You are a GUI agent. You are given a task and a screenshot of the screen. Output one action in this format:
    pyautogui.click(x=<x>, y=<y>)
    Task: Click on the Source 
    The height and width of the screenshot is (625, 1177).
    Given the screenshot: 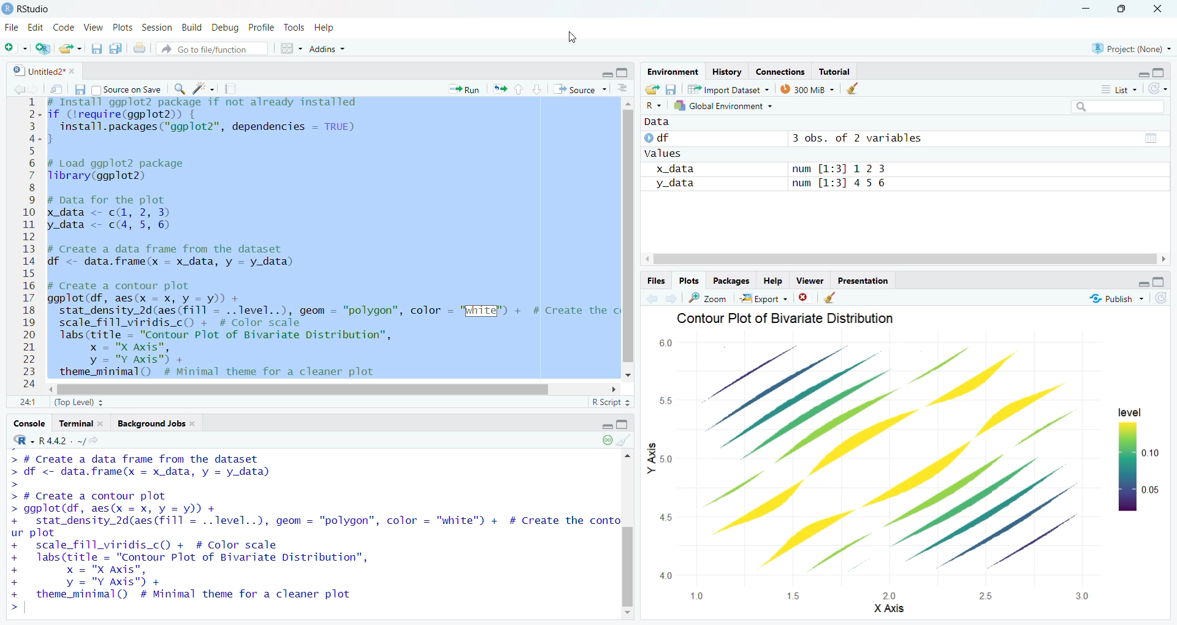 What is the action you would take?
    pyautogui.click(x=580, y=90)
    